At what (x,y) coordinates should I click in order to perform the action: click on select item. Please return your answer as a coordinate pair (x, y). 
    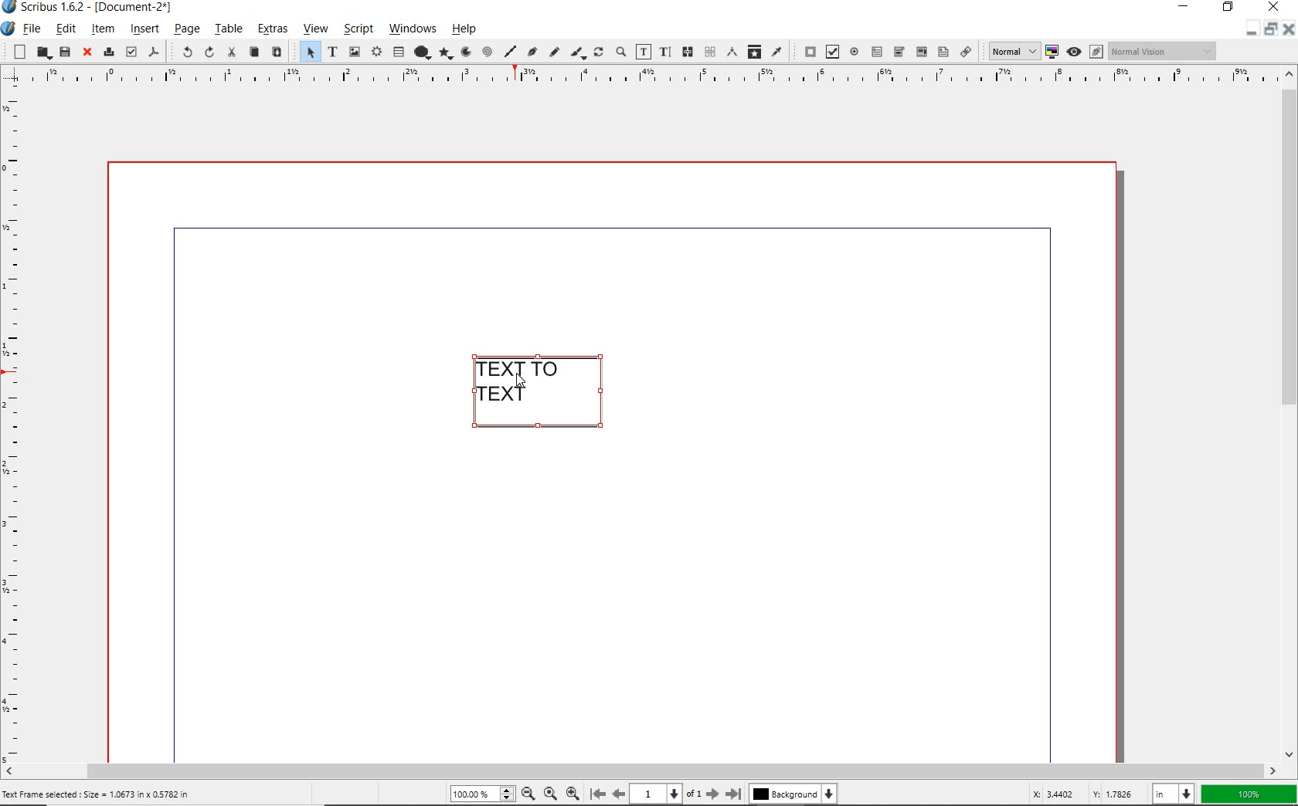
    Looking at the image, I should click on (307, 51).